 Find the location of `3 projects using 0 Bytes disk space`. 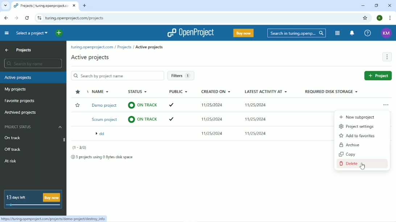

3 projects using 0 Bytes disk space is located at coordinates (102, 157).